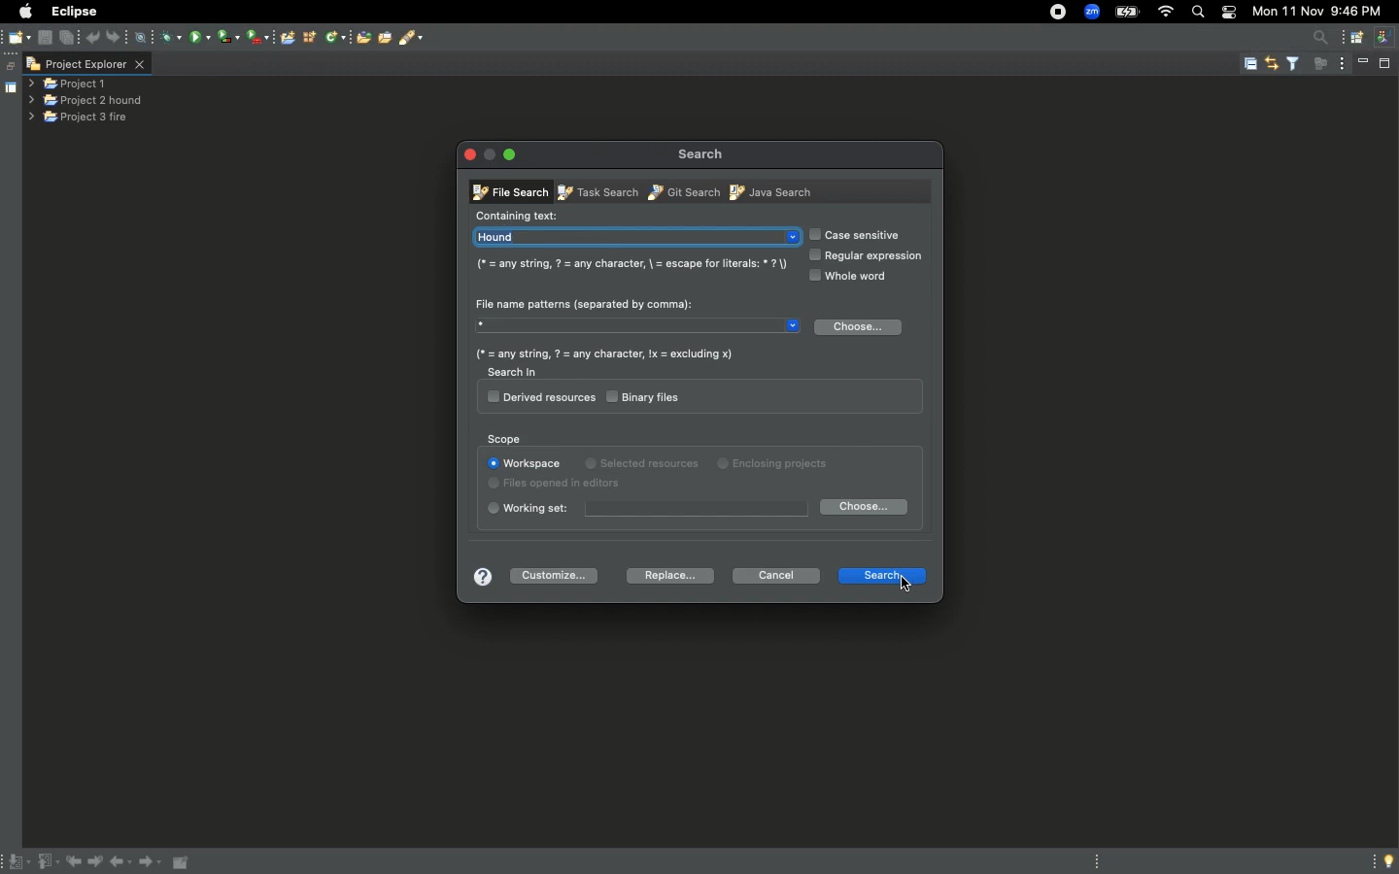 Image resolution: width=1399 pixels, height=874 pixels. I want to click on minimise, so click(1362, 66).